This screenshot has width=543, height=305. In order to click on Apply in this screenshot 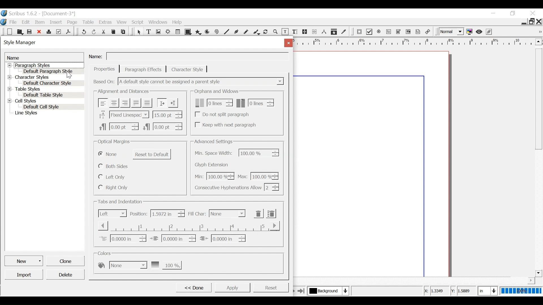, I will do `click(232, 287)`.